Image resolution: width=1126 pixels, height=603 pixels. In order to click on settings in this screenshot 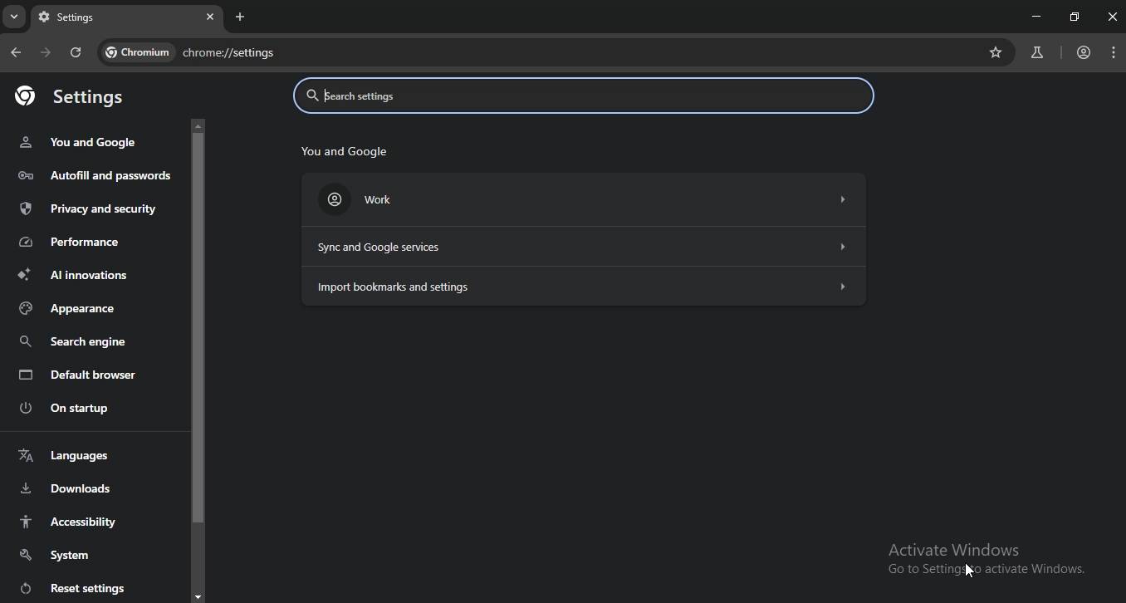, I will do `click(75, 96)`.